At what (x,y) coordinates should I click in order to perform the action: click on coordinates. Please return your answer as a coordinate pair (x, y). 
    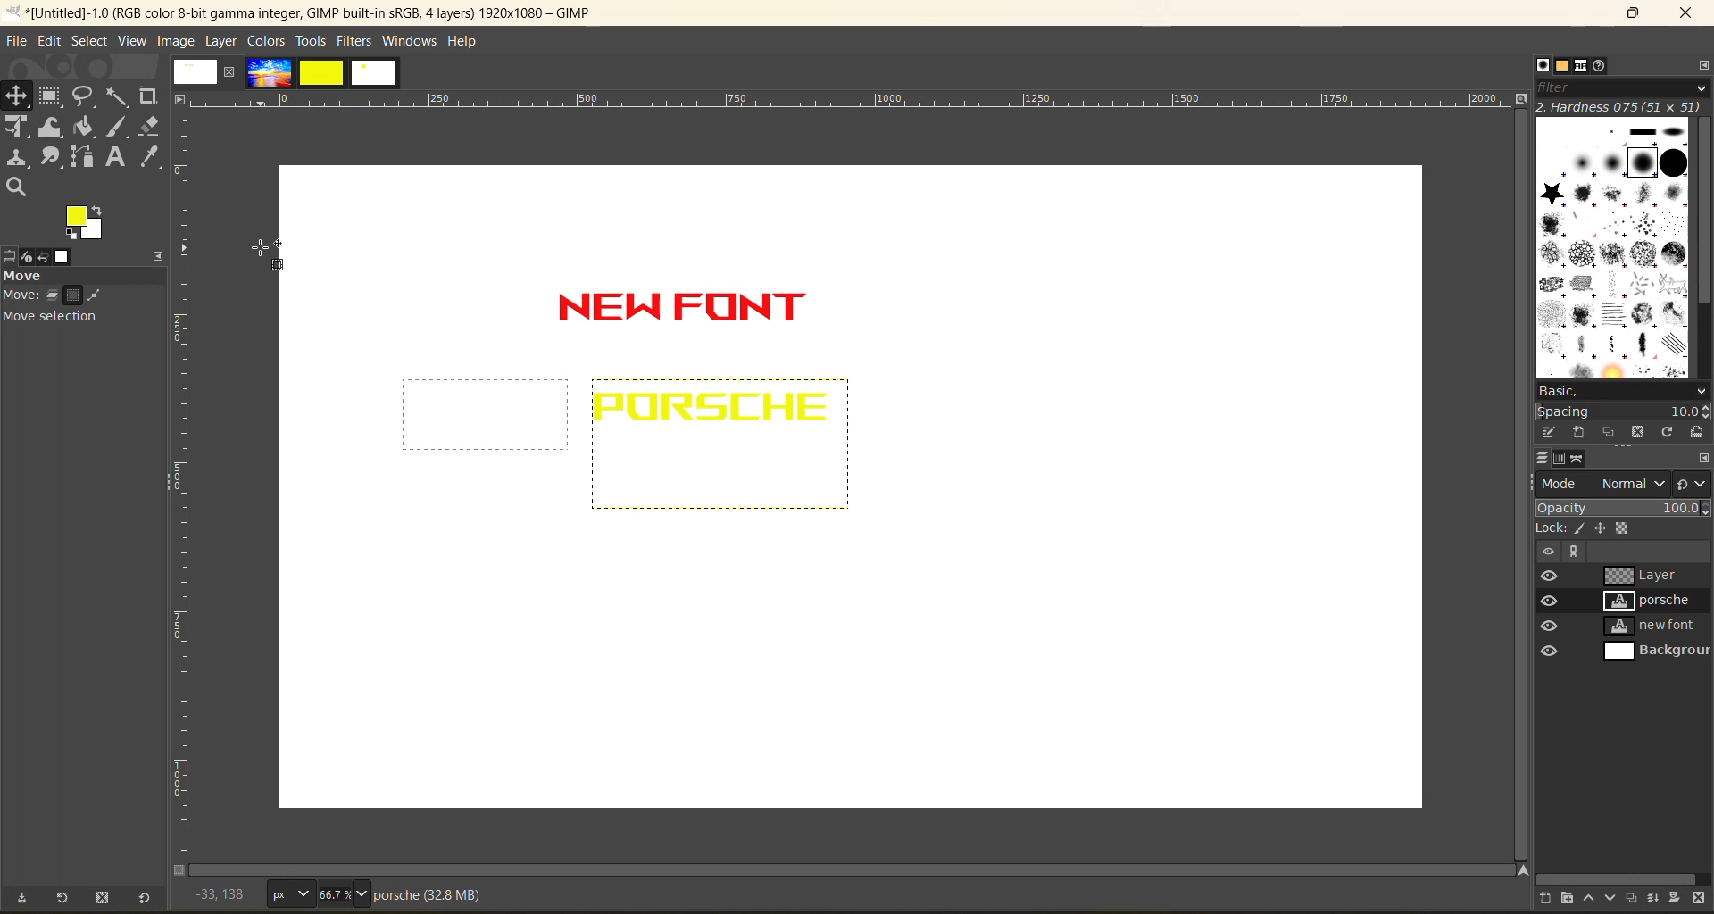
    Looking at the image, I should click on (218, 893).